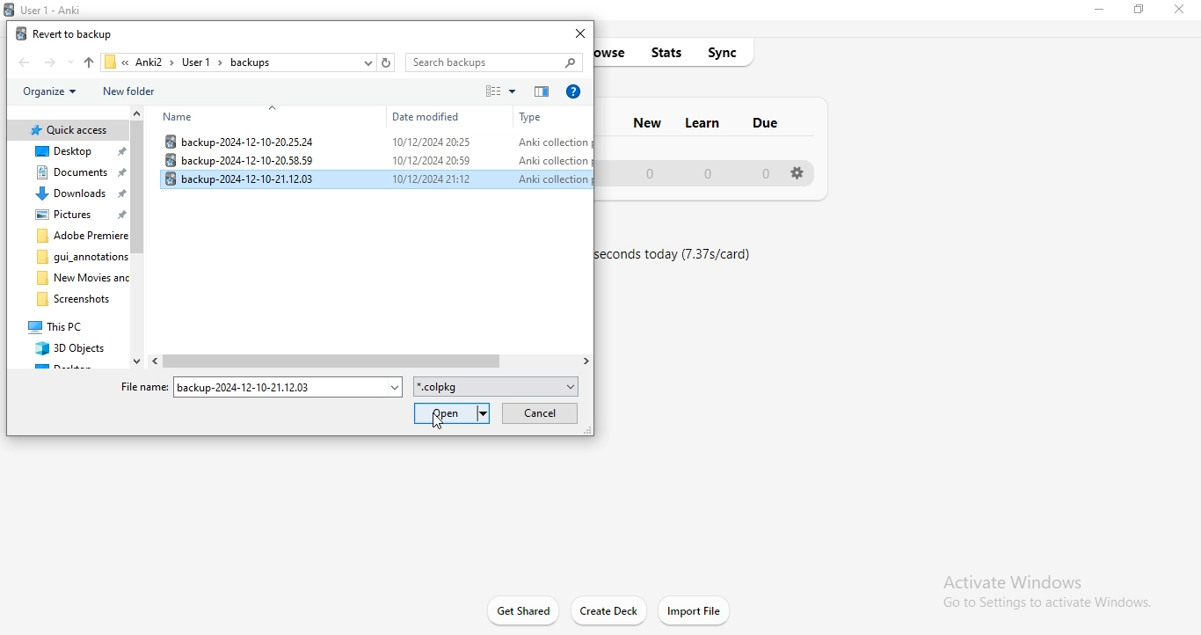 This screenshot has height=635, width=1201. Describe the element at coordinates (540, 413) in the screenshot. I see `cancel` at that location.